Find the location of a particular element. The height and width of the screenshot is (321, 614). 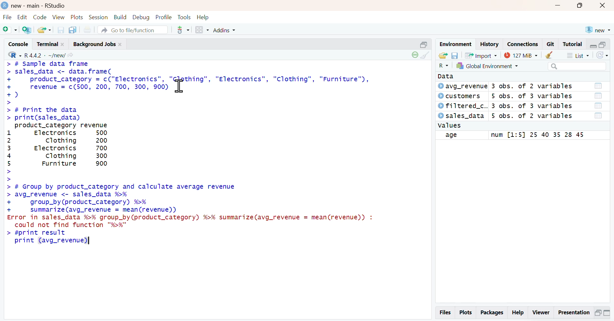

Print the current file is located at coordinates (87, 30).